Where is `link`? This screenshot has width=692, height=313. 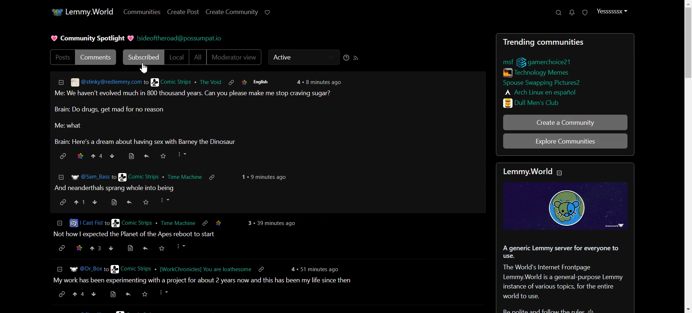
link is located at coordinates (213, 176).